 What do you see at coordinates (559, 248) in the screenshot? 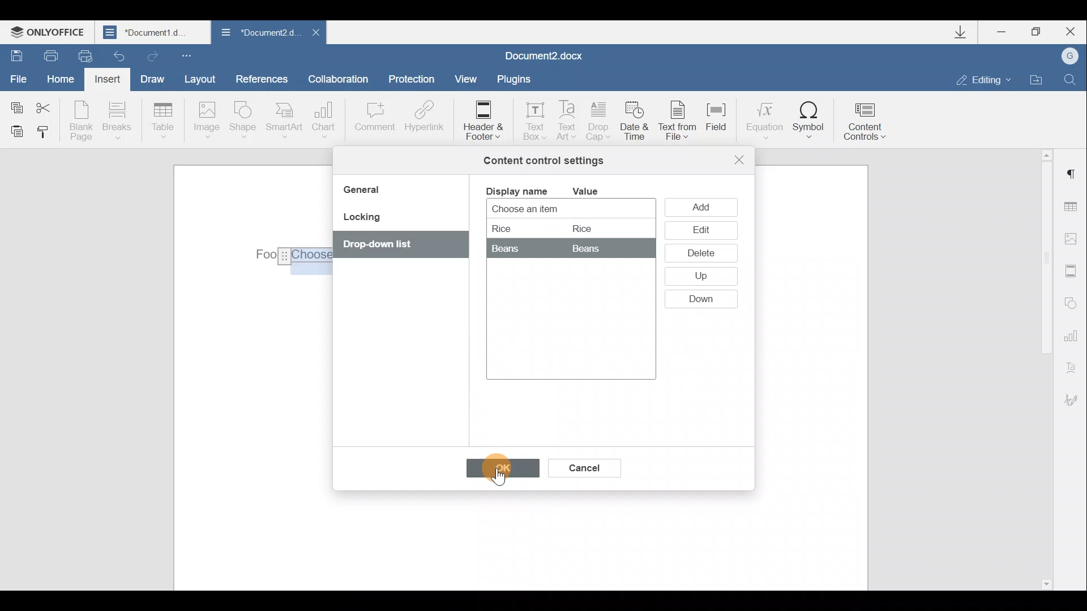
I see `beans` at bounding box center [559, 248].